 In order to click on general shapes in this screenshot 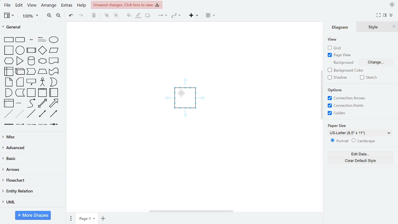, I will do `click(42, 61)`.